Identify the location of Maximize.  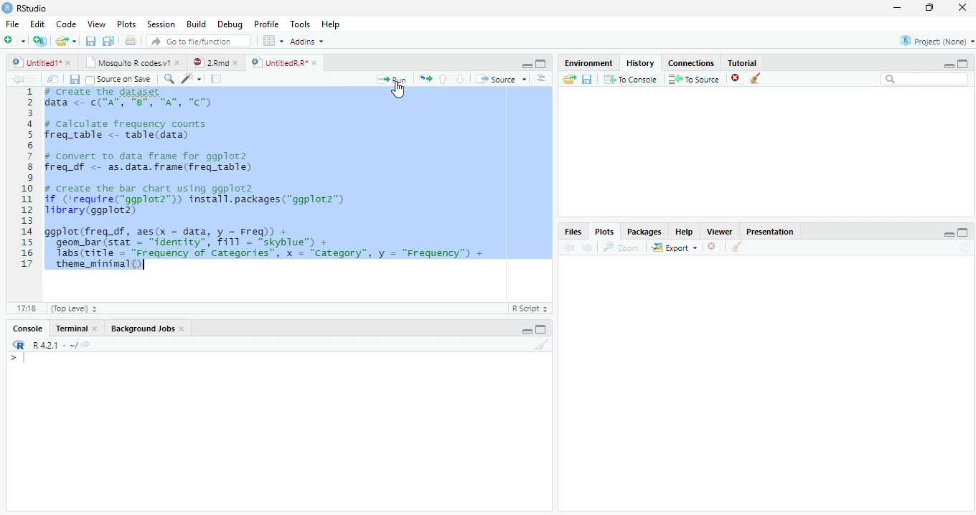
(540, 65).